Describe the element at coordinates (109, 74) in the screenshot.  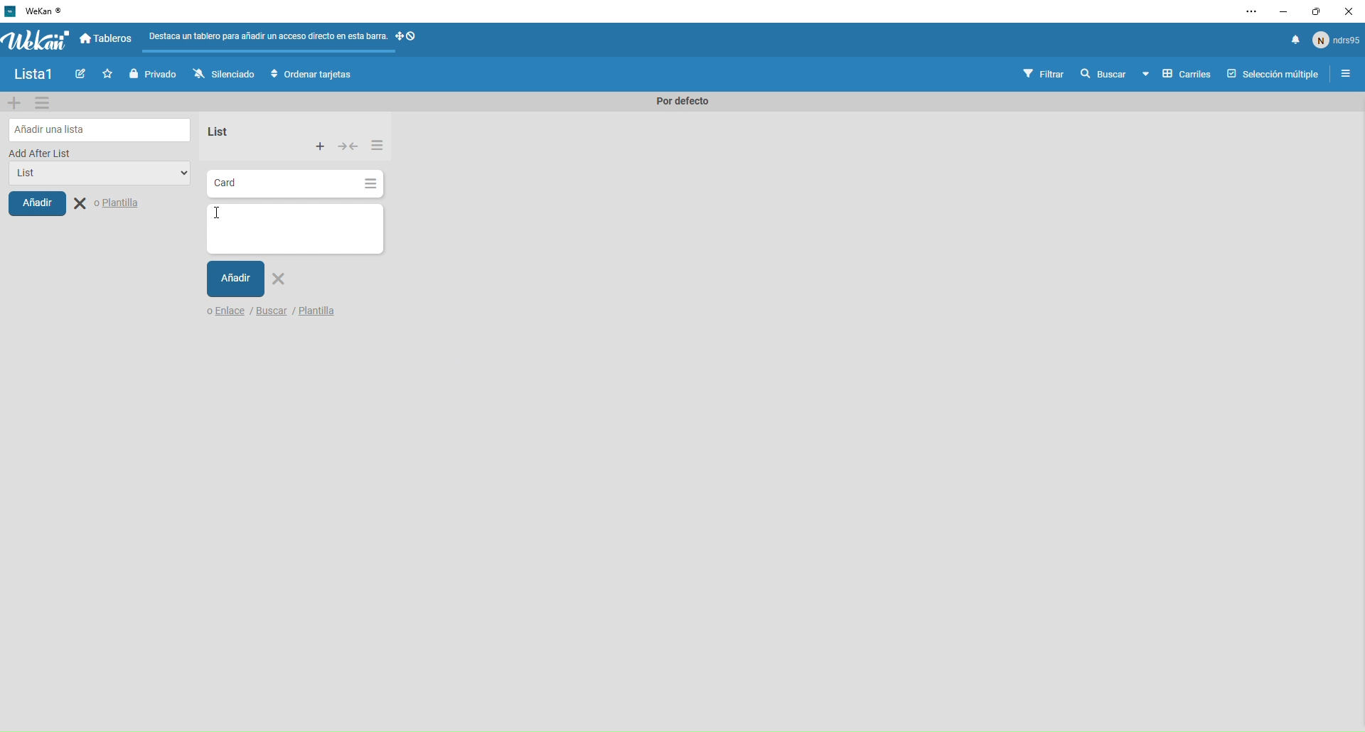
I see `Favourites` at that location.